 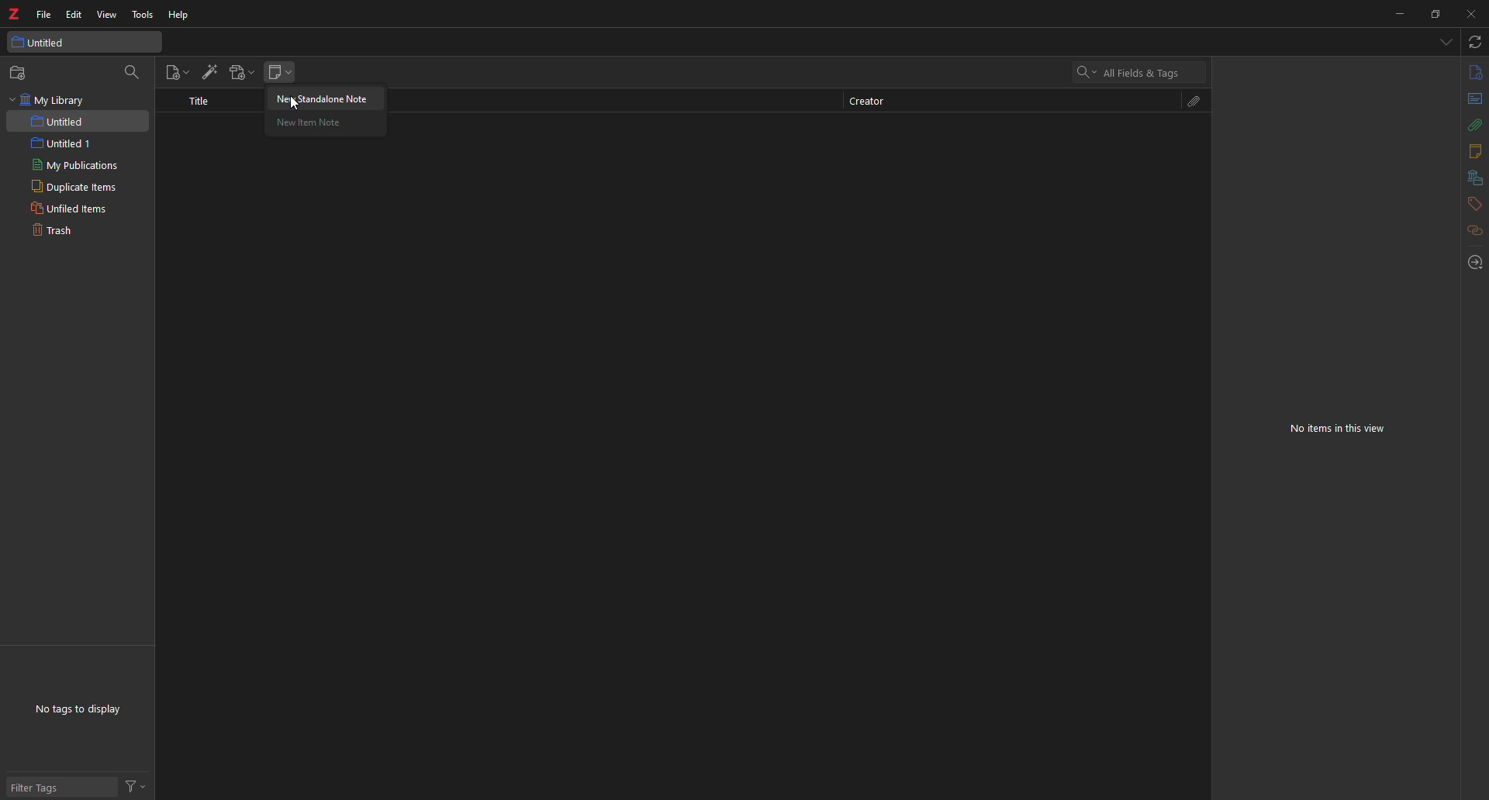 What do you see at coordinates (1470, 177) in the screenshot?
I see `library` at bounding box center [1470, 177].